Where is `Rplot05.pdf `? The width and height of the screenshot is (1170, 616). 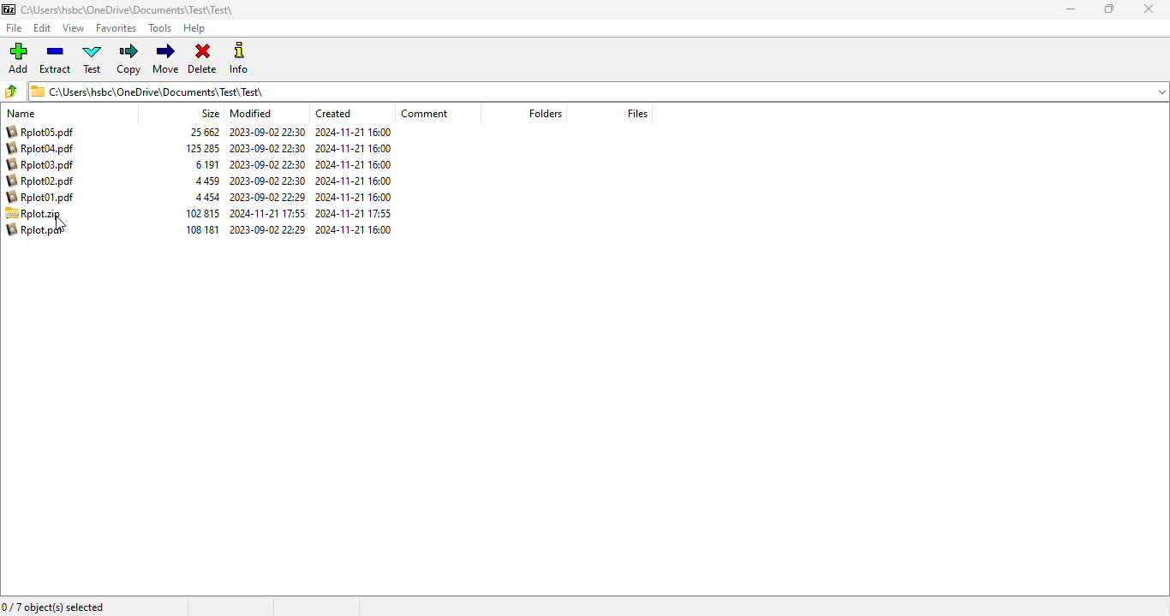 Rplot05.pdf  is located at coordinates (48, 132).